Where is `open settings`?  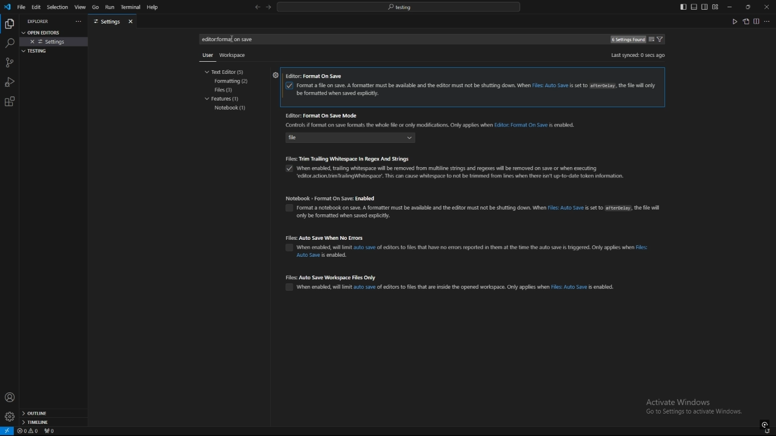
open settings is located at coordinates (746, 21).